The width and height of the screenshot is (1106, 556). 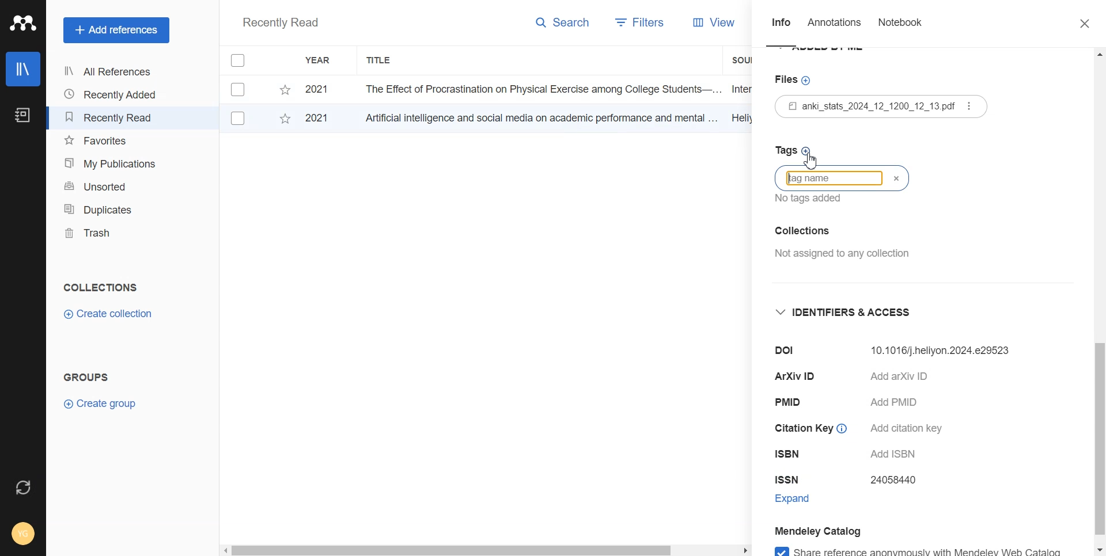 I want to click on 2021, so click(x=323, y=120).